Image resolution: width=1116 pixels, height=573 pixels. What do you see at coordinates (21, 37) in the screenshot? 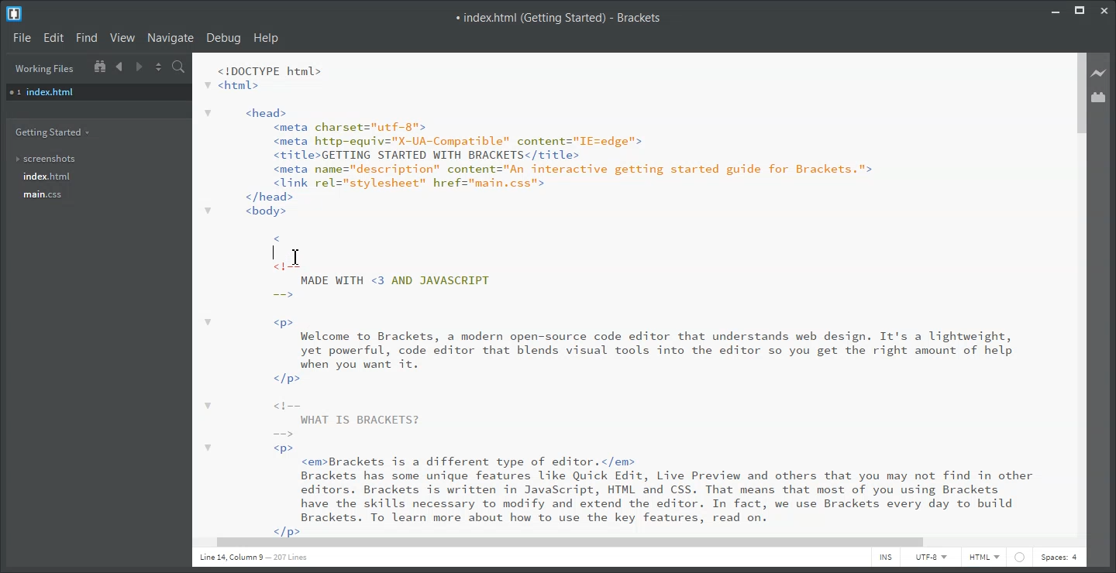
I see `File` at bounding box center [21, 37].